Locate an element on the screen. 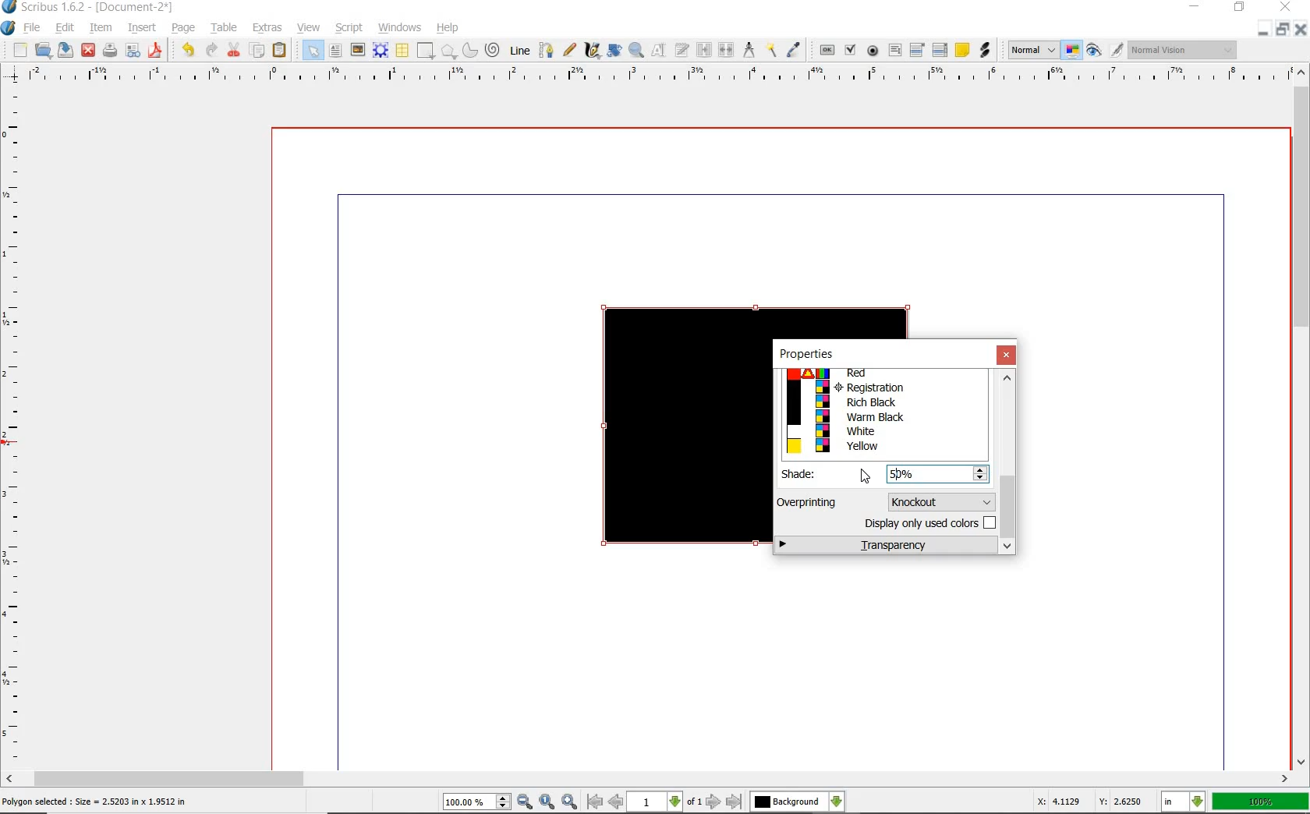 Image resolution: width=1310 pixels, height=814 pixels. Overprinting is located at coordinates (809, 502).